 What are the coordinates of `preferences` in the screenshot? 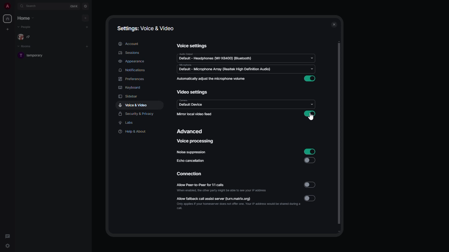 It's located at (131, 79).